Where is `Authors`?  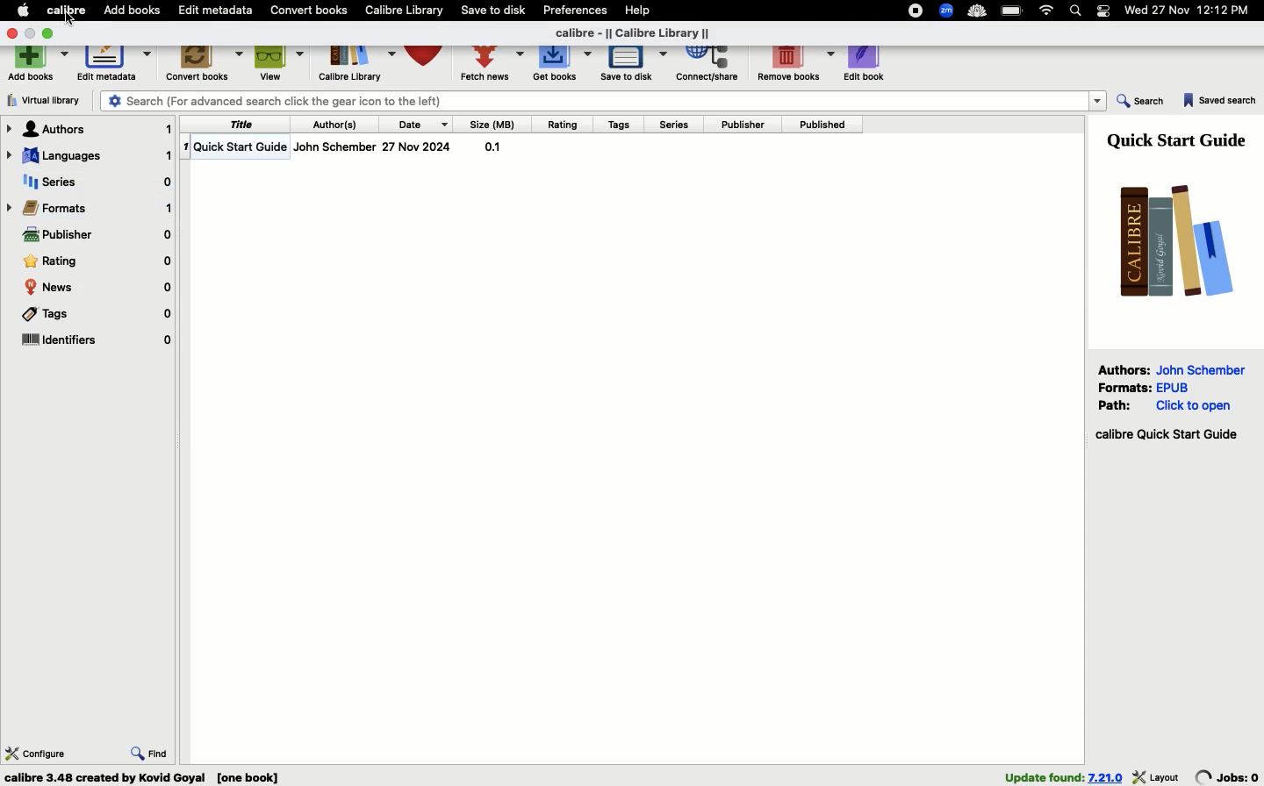
Authors is located at coordinates (90, 129).